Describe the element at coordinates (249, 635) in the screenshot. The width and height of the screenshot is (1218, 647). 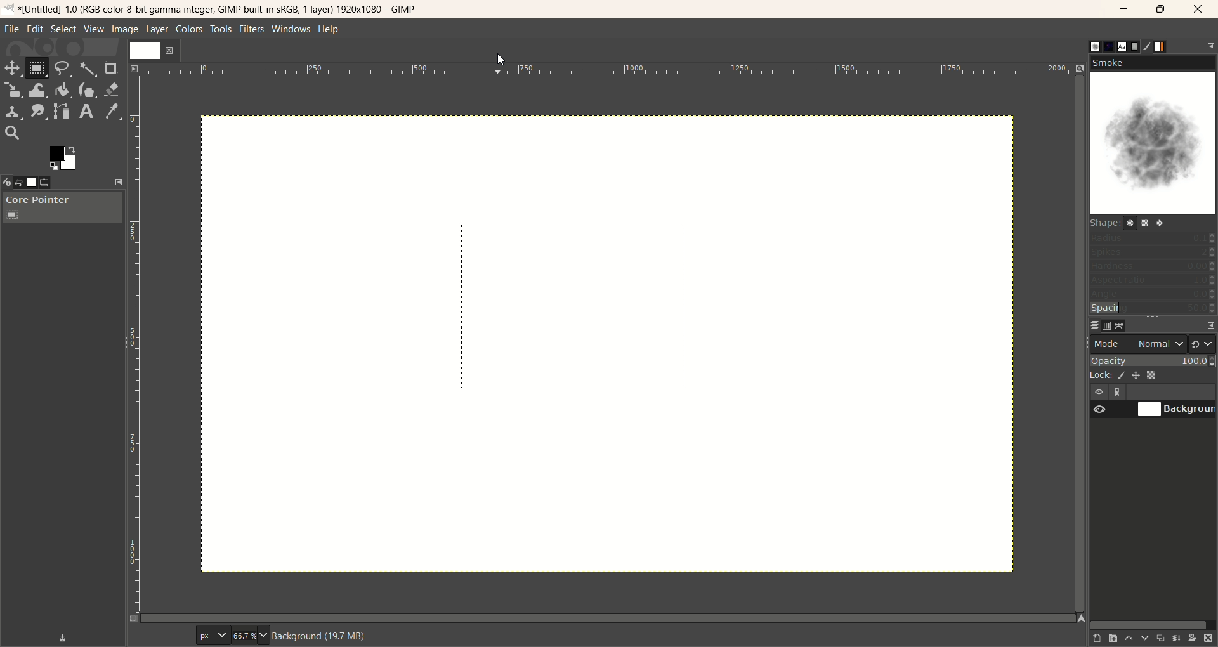
I see `zoom factor` at that location.